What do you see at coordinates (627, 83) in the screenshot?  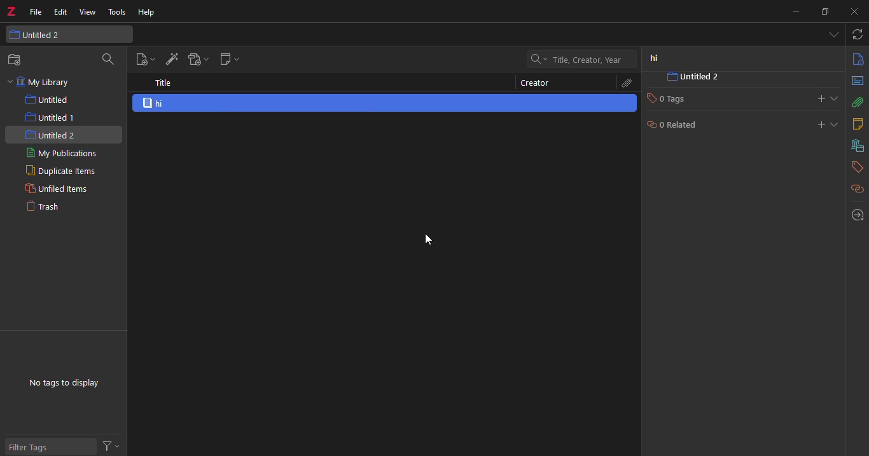 I see `attach` at bounding box center [627, 83].